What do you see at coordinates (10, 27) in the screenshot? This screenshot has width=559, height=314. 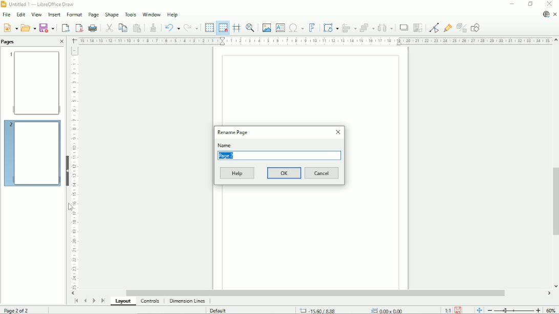 I see `New` at bounding box center [10, 27].